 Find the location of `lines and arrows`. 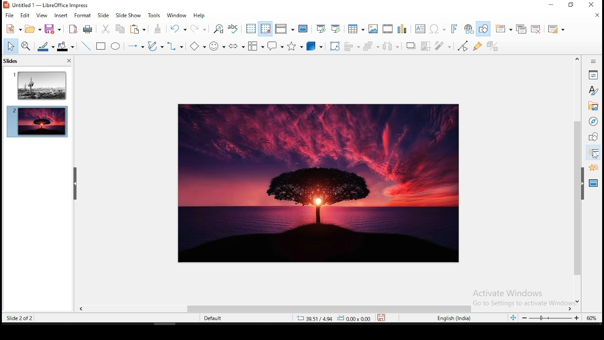

lines and arrows is located at coordinates (136, 47).